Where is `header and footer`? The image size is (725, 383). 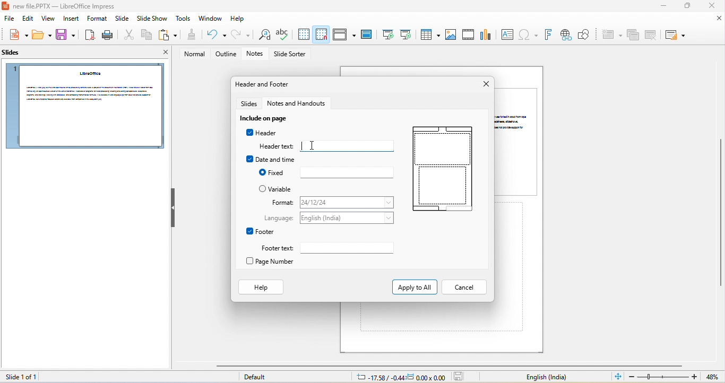
header and footer is located at coordinates (264, 84).